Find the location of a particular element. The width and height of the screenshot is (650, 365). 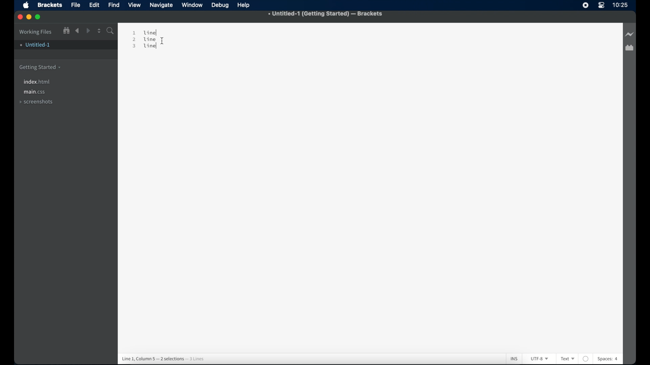

apple icon is located at coordinates (26, 5).